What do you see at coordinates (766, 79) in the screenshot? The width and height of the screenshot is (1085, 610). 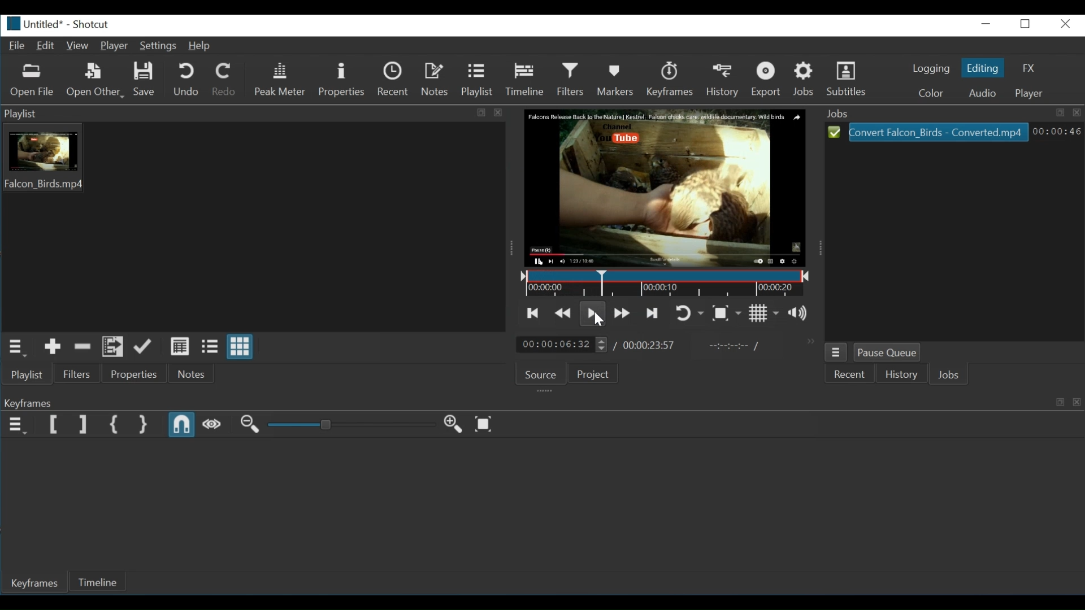 I see `Export` at bounding box center [766, 79].